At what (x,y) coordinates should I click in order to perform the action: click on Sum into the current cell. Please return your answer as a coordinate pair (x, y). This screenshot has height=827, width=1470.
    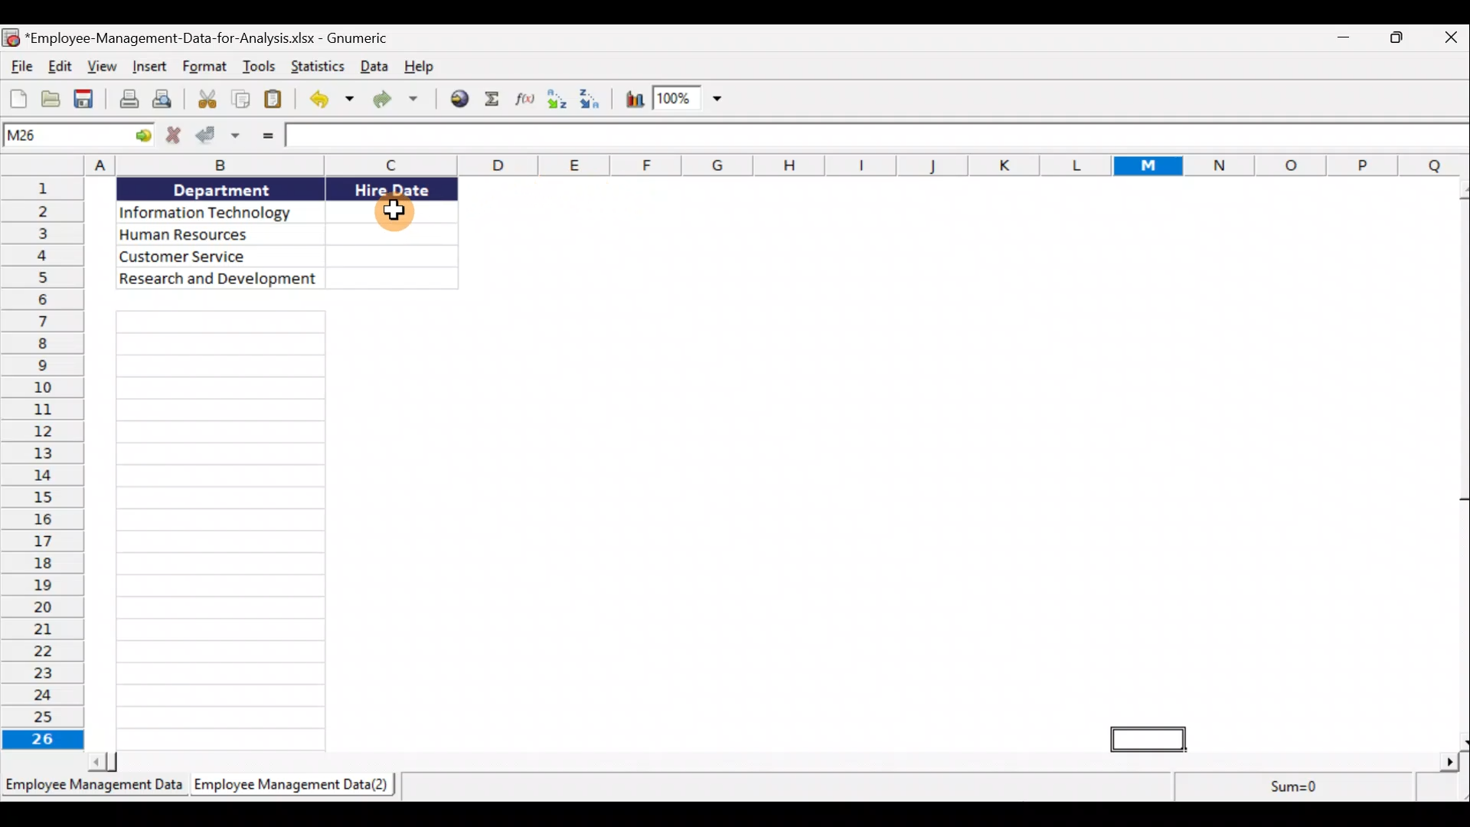
    Looking at the image, I should click on (497, 99).